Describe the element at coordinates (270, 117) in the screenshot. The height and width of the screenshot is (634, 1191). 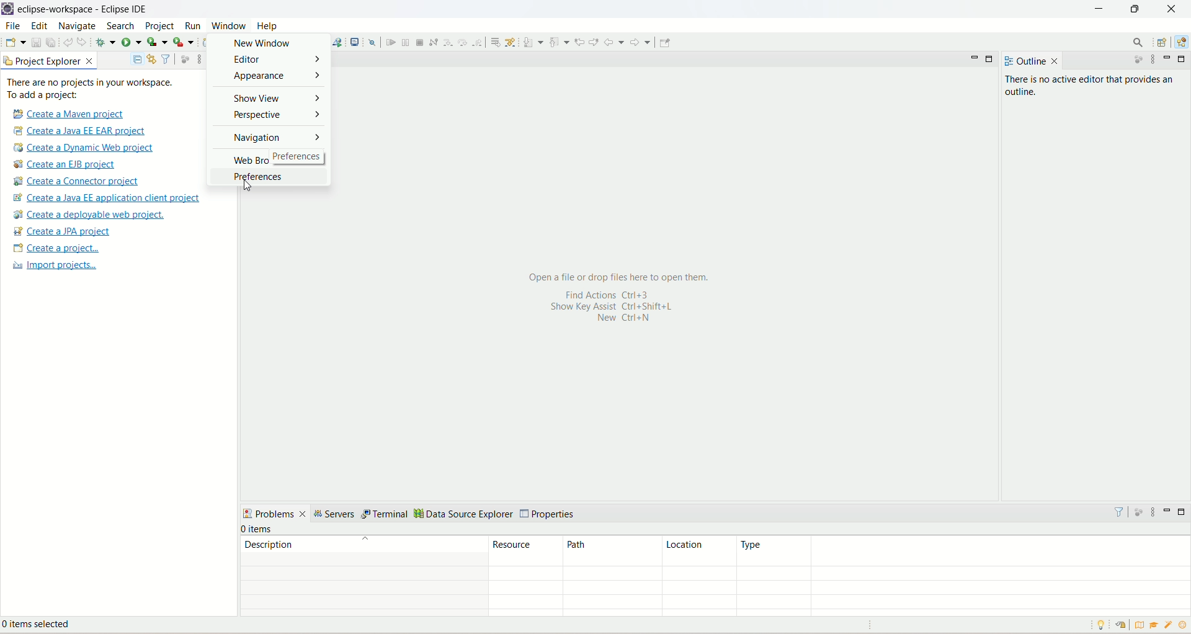
I see `perspective` at that location.